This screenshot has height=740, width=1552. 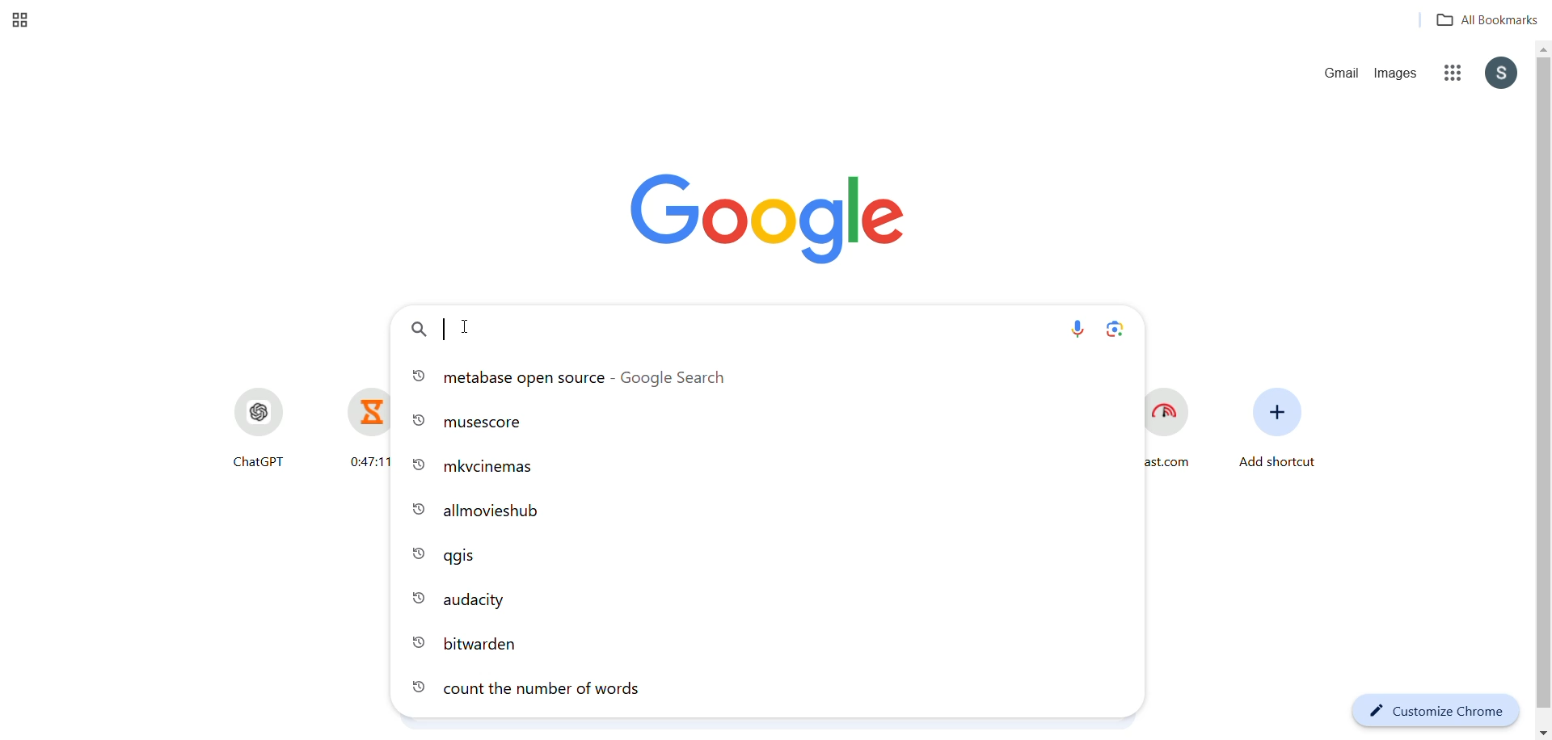 I want to click on New tab group, so click(x=23, y=21).